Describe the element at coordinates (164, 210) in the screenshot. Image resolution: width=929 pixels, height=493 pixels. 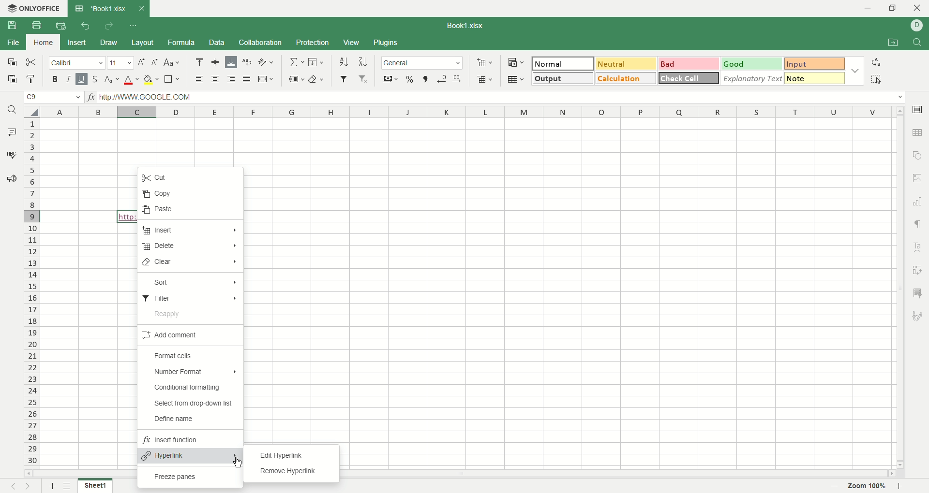
I see `paste` at that location.